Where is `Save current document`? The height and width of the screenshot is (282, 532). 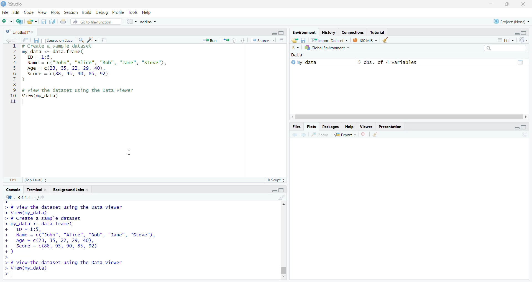 Save current document is located at coordinates (44, 23).